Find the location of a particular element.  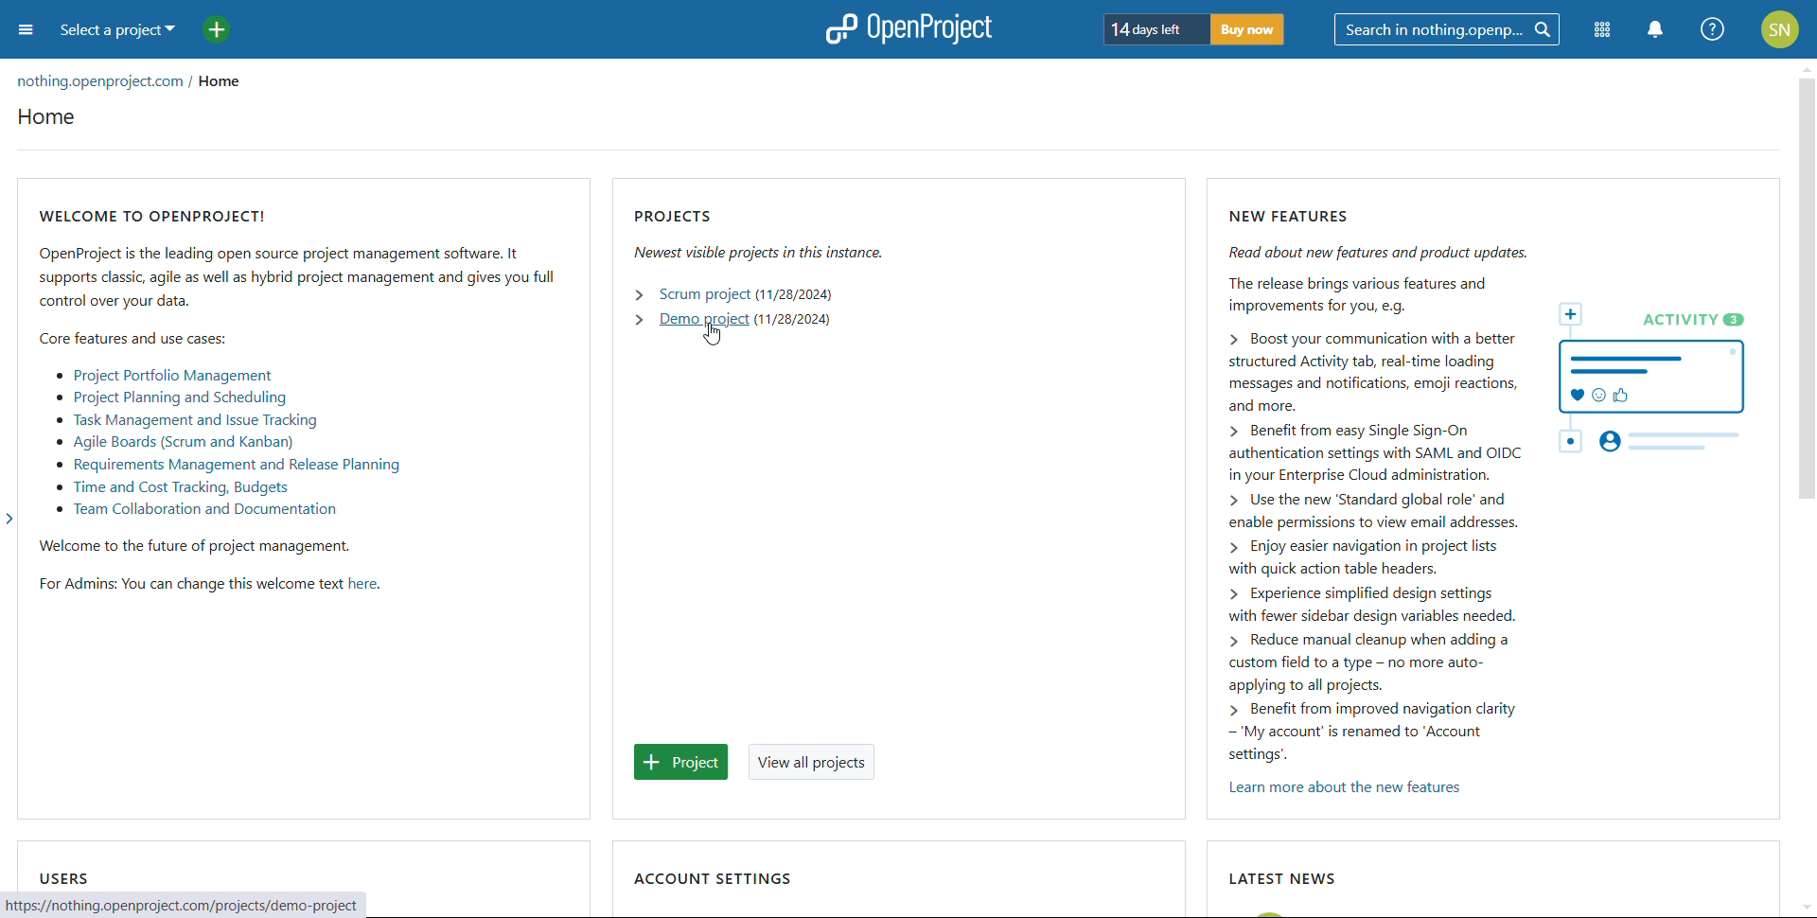

scrollbar is located at coordinates (1808, 290).